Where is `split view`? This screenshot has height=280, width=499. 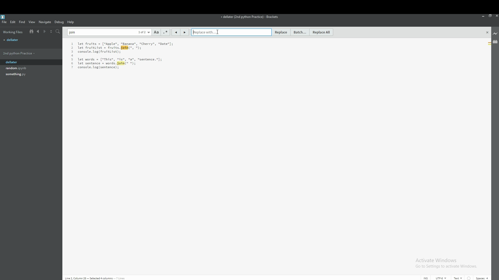
split view is located at coordinates (51, 31).